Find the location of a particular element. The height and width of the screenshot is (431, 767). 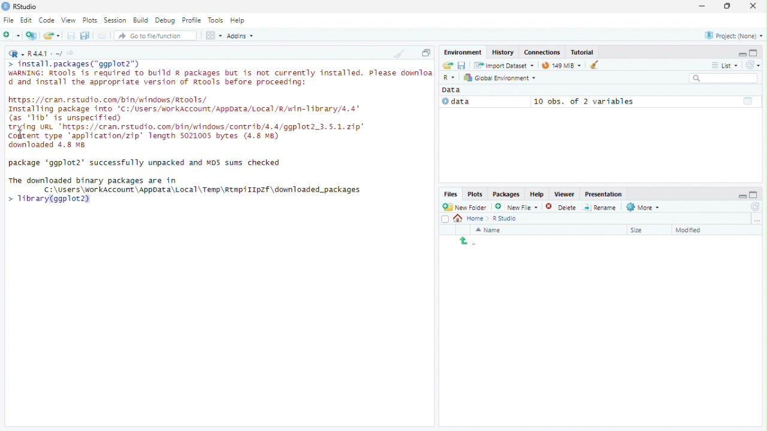

minimize is located at coordinates (741, 193).